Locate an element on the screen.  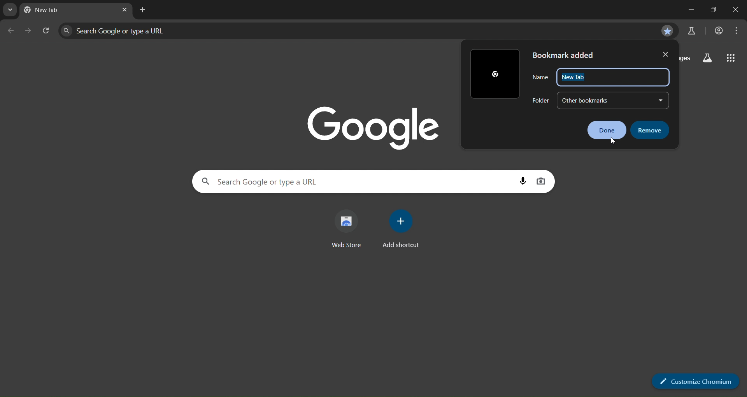
customize chromium is located at coordinates (693, 381).